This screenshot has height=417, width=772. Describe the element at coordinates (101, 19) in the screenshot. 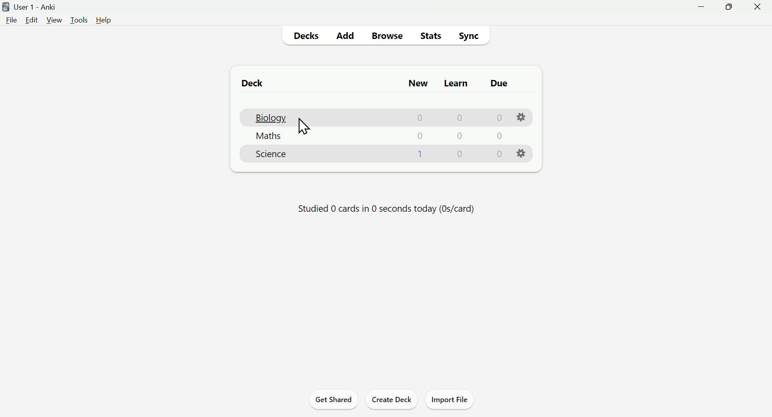

I see `Help` at that location.